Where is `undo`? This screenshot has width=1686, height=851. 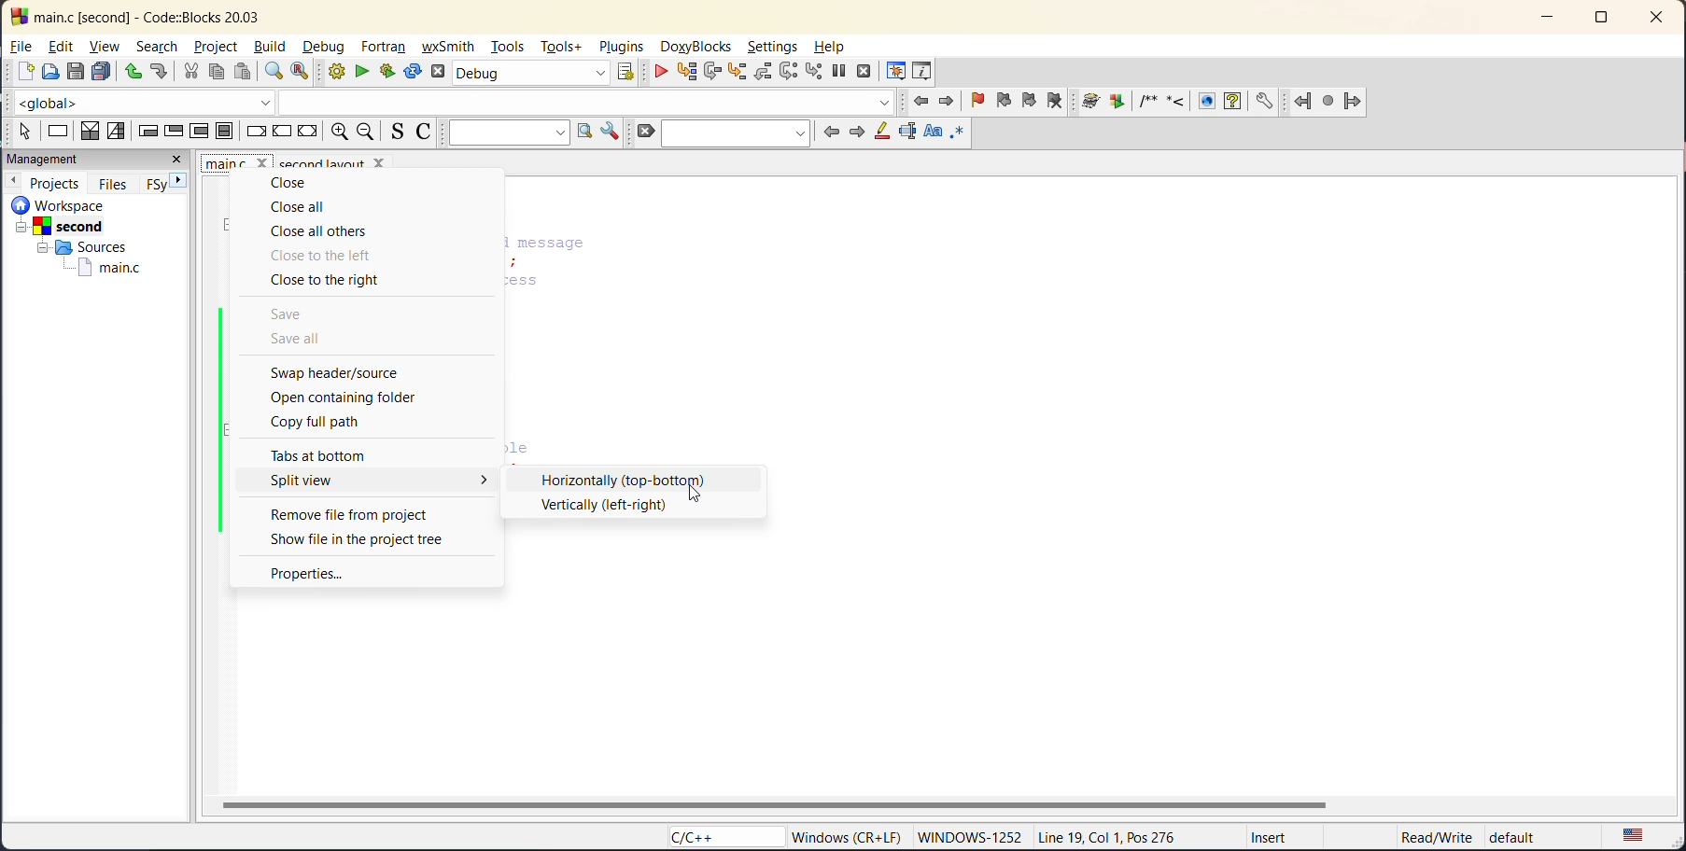 undo is located at coordinates (133, 73).